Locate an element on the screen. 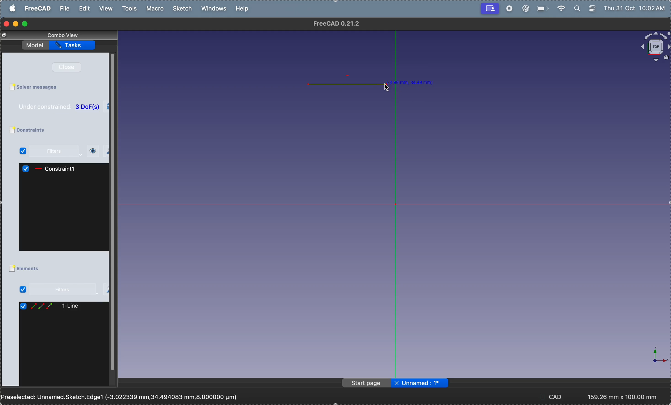 The image size is (671, 405). filters is located at coordinates (53, 290).